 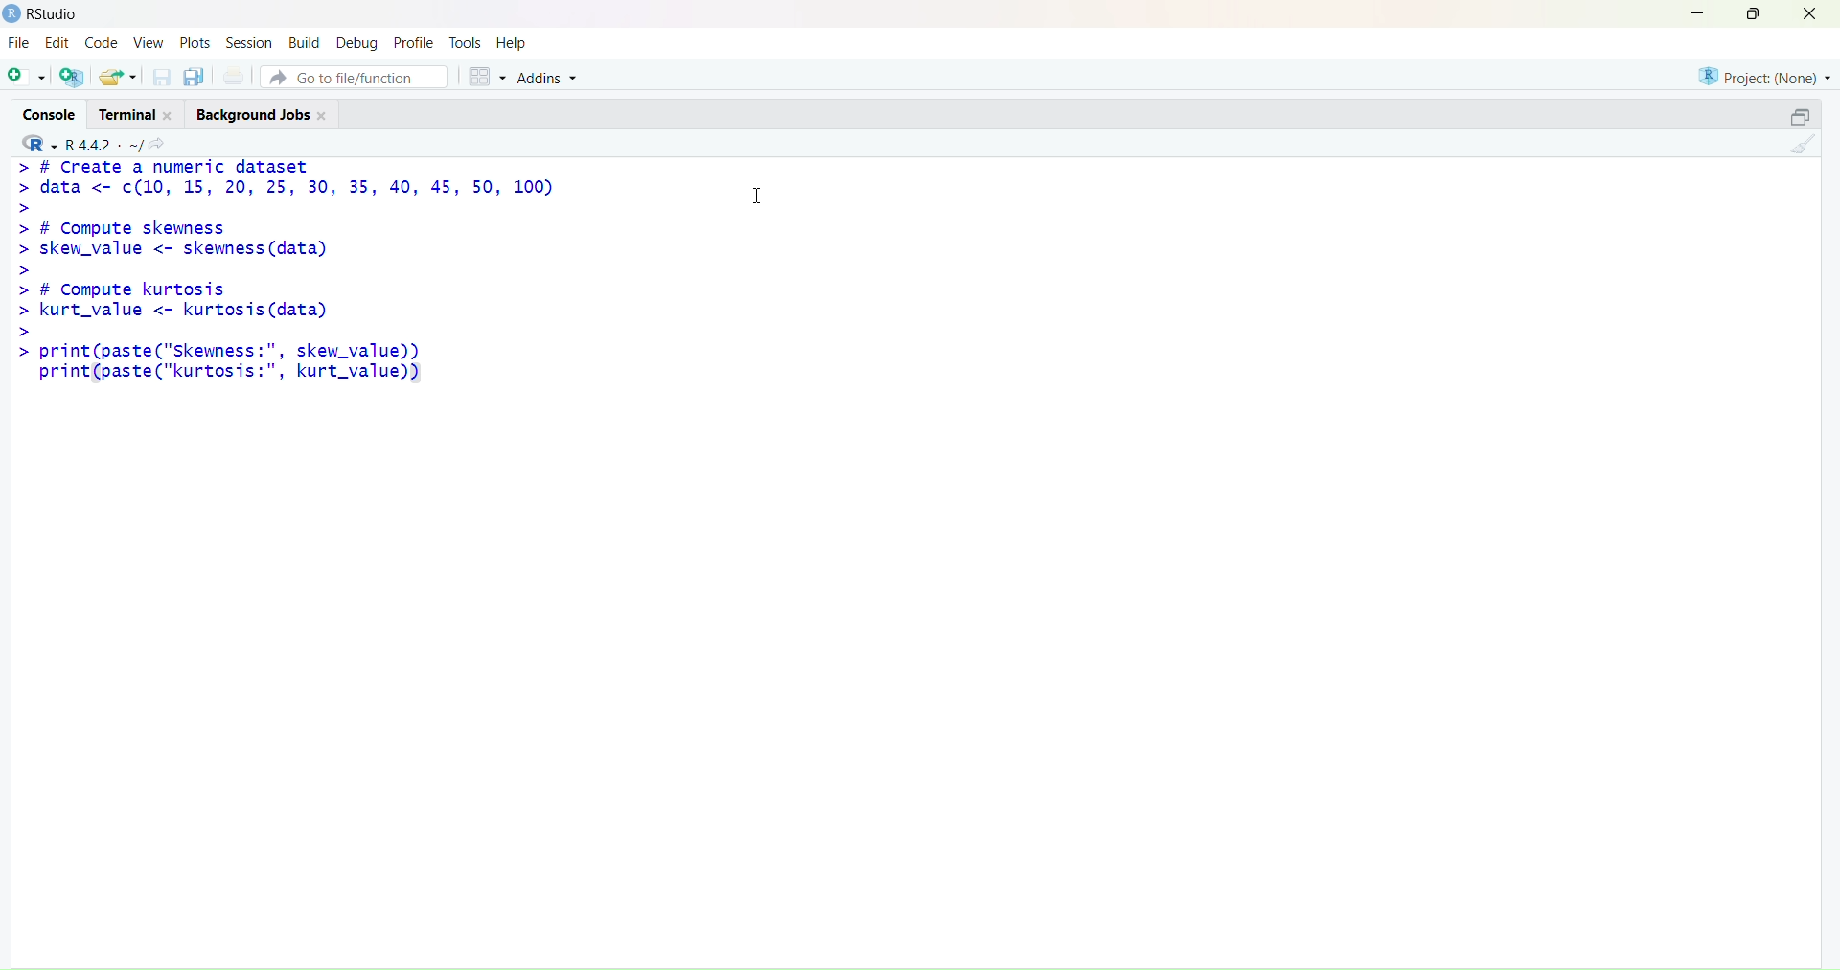 I want to click on Create a project, so click(x=72, y=77).